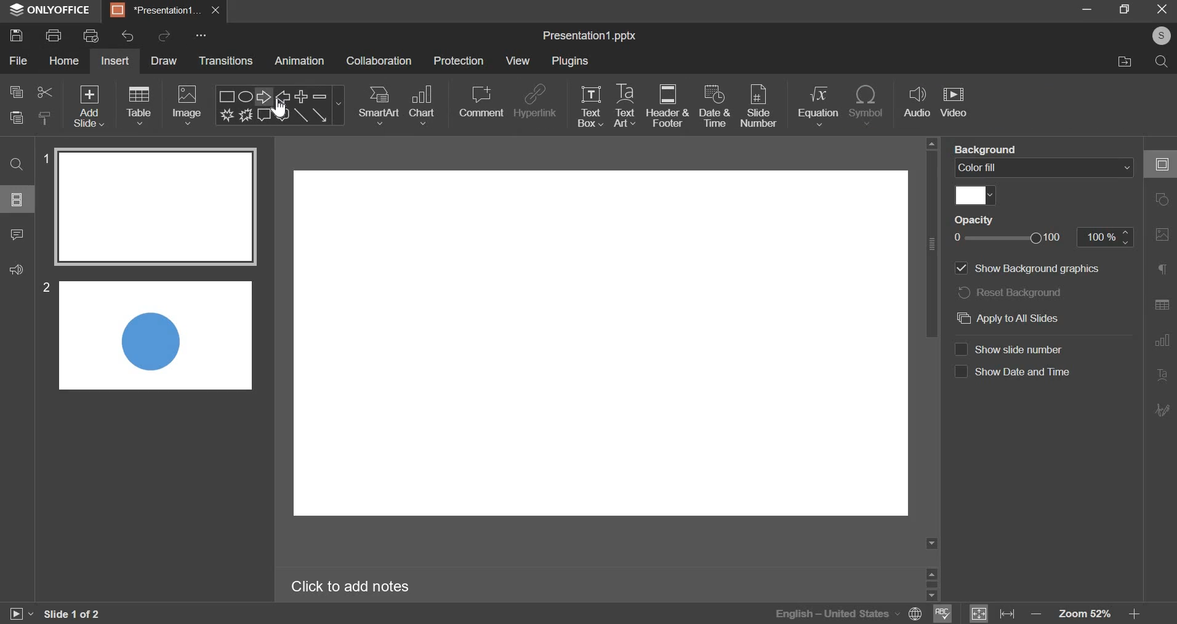 This screenshot has height=624, width=1177. I want to click on Explosion 2, so click(246, 114).